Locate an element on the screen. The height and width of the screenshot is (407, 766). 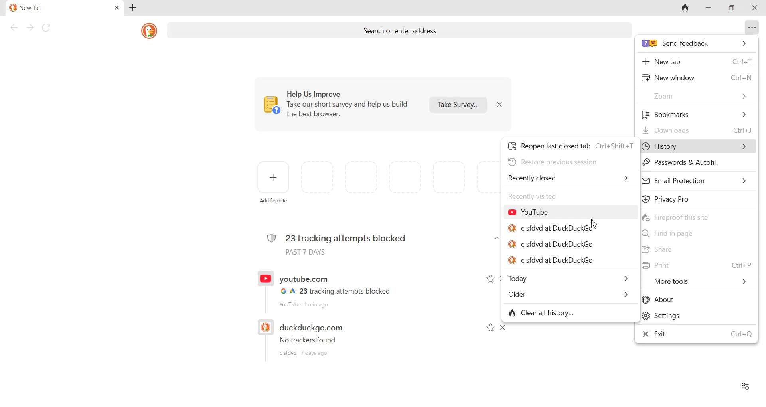
Exit is located at coordinates (697, 333).